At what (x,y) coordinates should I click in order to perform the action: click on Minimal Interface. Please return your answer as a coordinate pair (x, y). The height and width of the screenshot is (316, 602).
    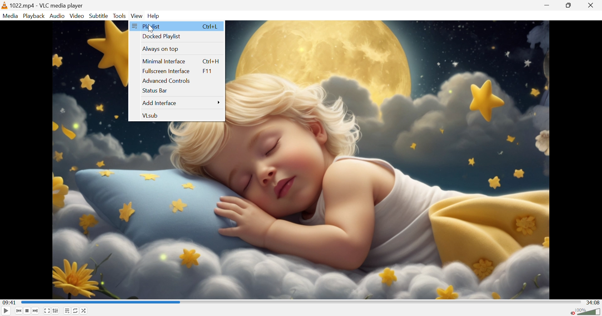
    Looking at the image, I should click on (182, 61).